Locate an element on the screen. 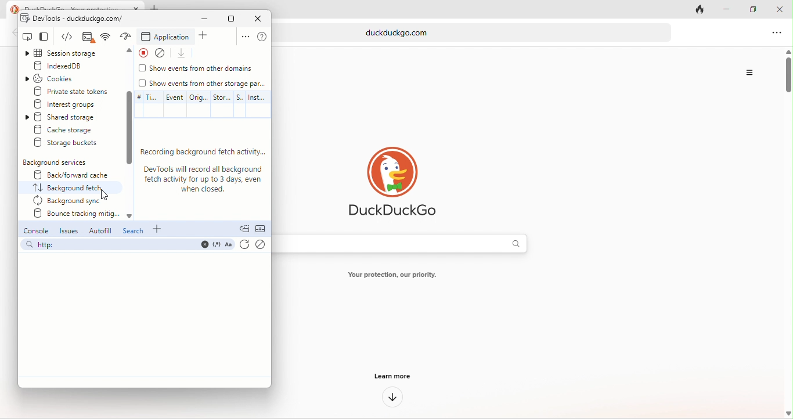  back/forward cache is located at coordinates (68, 175).